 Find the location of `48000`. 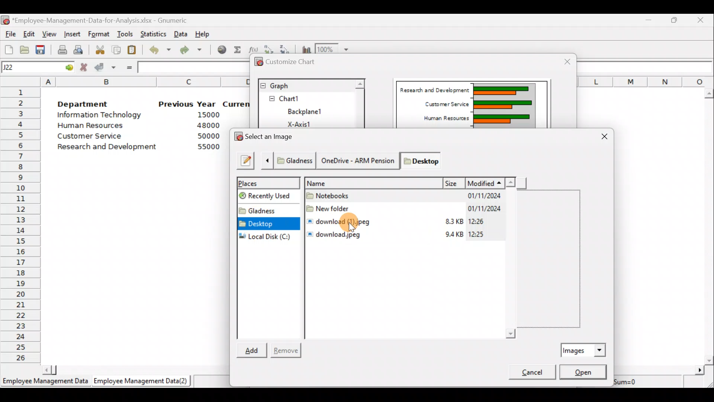

48000 is located at coordinates (208, 126).